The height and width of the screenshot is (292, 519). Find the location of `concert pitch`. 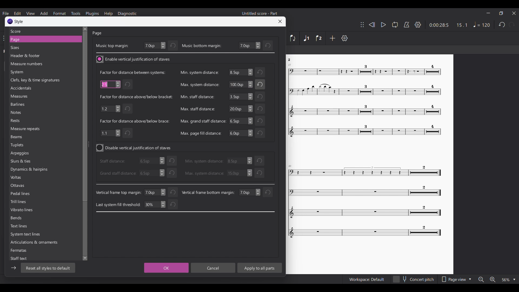

concert pitch is located at coordinates (414, 280).